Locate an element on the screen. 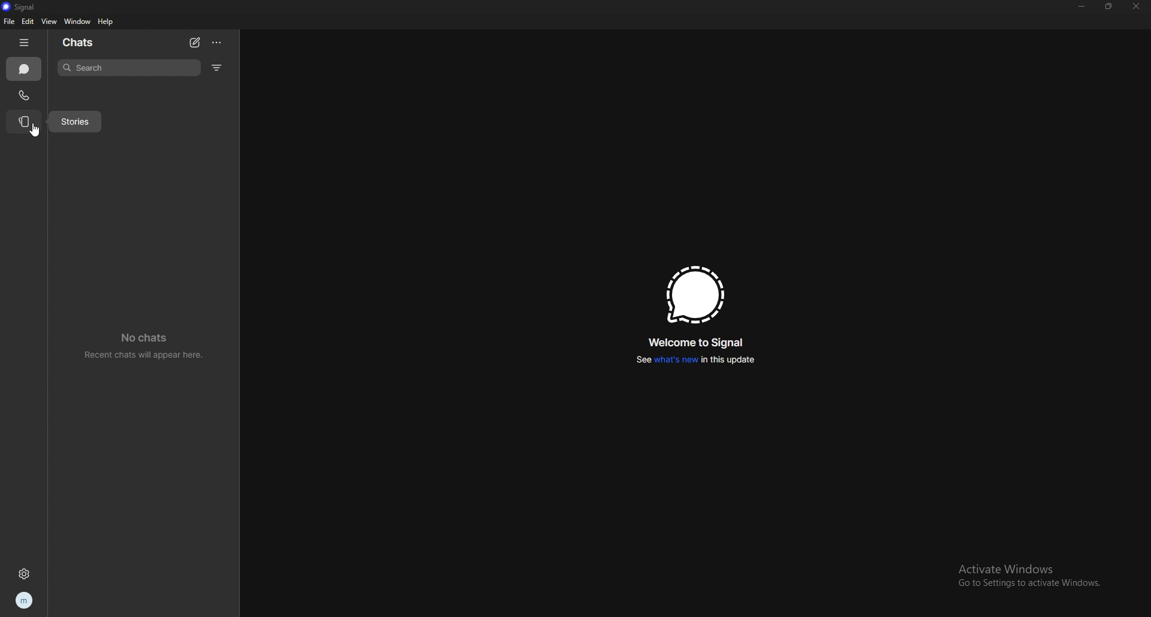 This screenshot has height=617, width=1151. view is located at coordinates (48, 22).